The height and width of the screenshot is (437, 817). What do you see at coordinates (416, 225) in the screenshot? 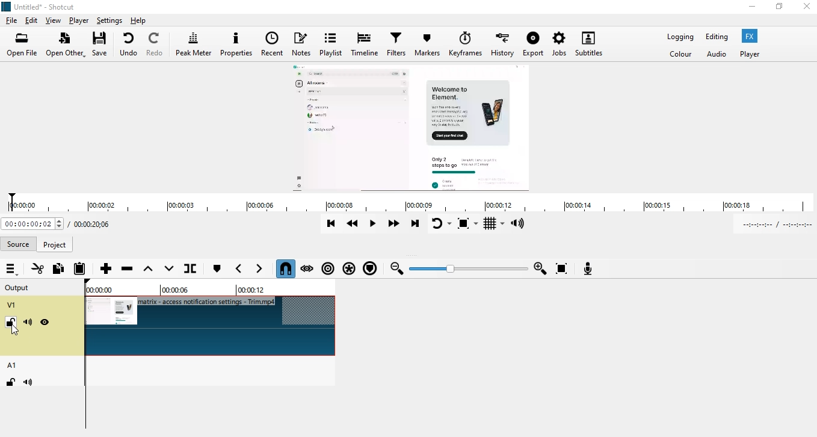
I see `Skip to the next point ` at bounding box center [416, 225].